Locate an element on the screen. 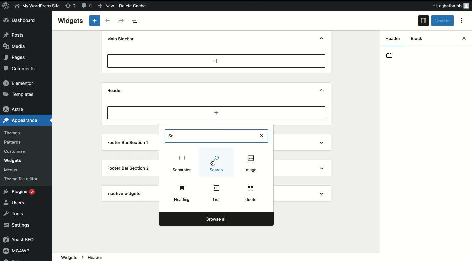 Image resolution: width=472 pixels, height=261 pixels. Footer bar section 2 is located at coordinates (128, 168).